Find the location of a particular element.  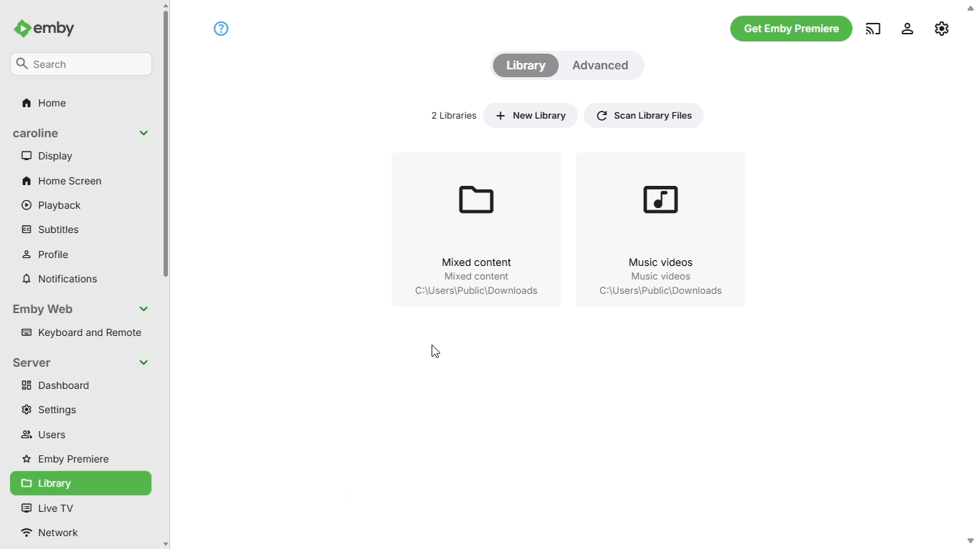

caroline is located at coordinates (38, 133).